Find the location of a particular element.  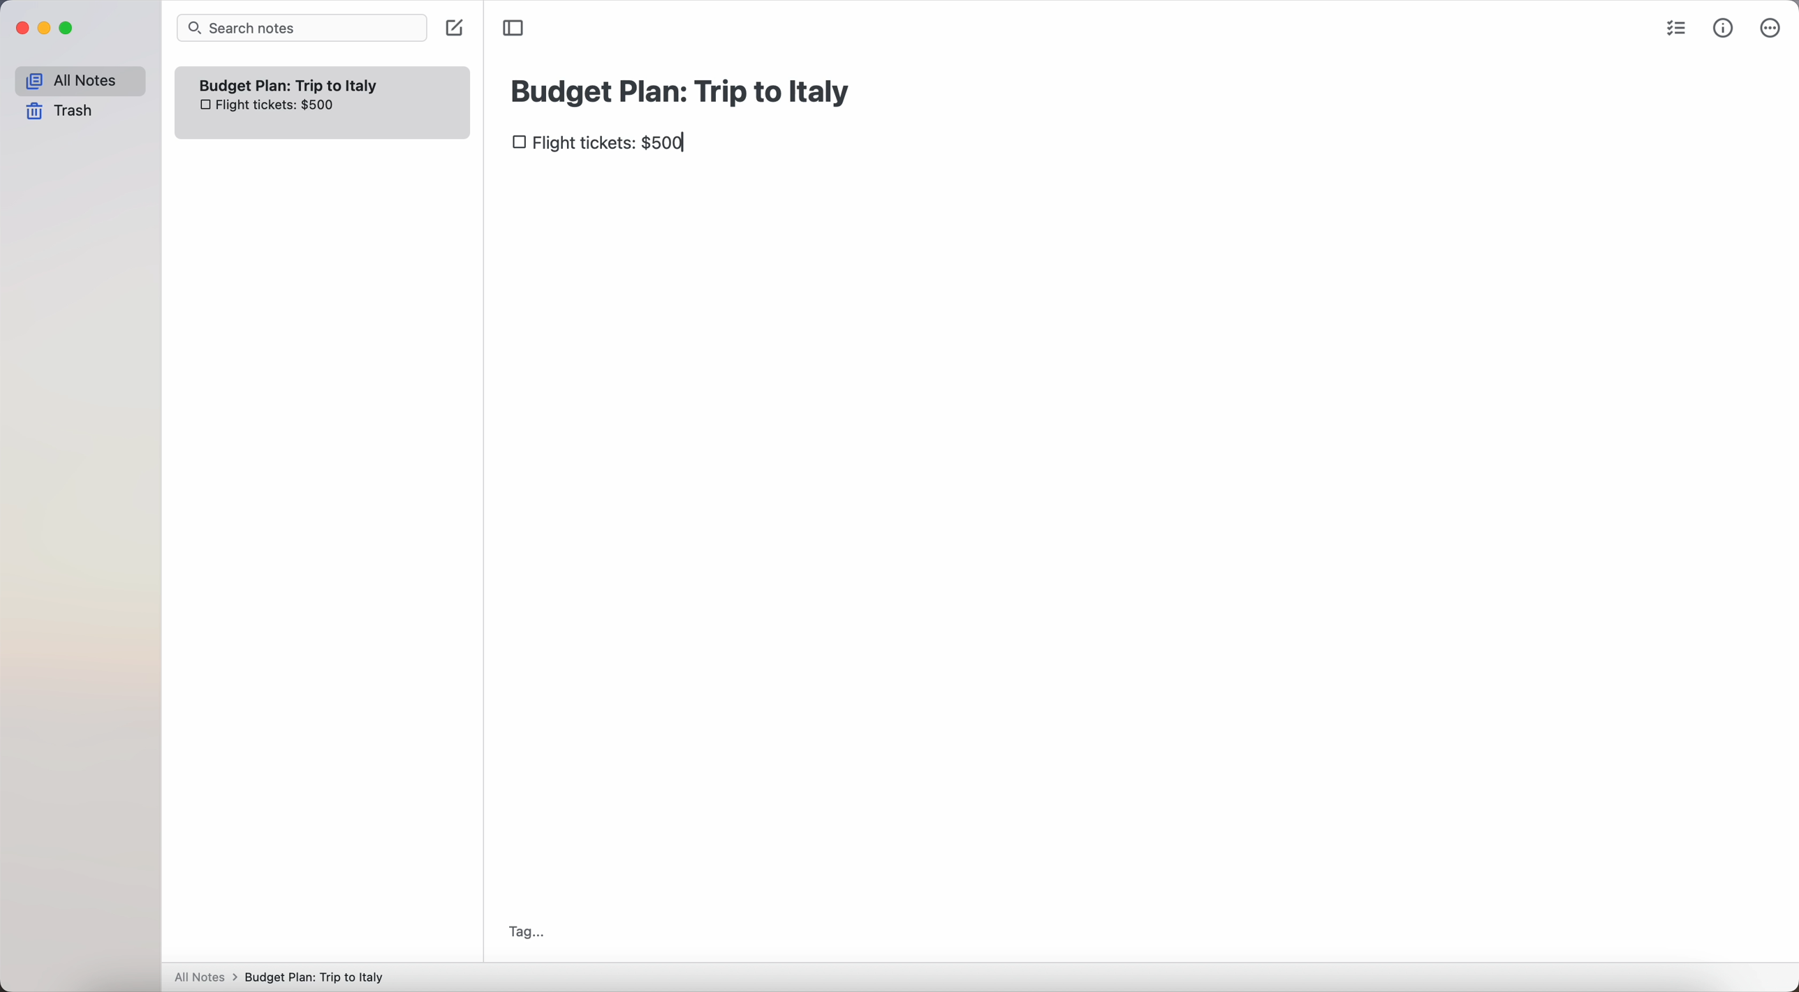

All notes > Budget Plan: Trip to Italy is located at coordinates (286, 977).